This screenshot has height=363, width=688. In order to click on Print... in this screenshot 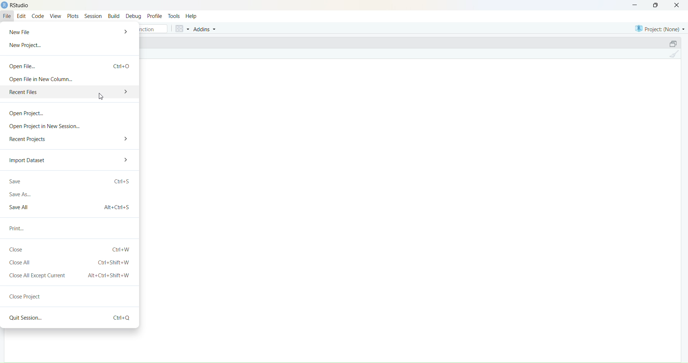, I will do `click(19, 229)`.